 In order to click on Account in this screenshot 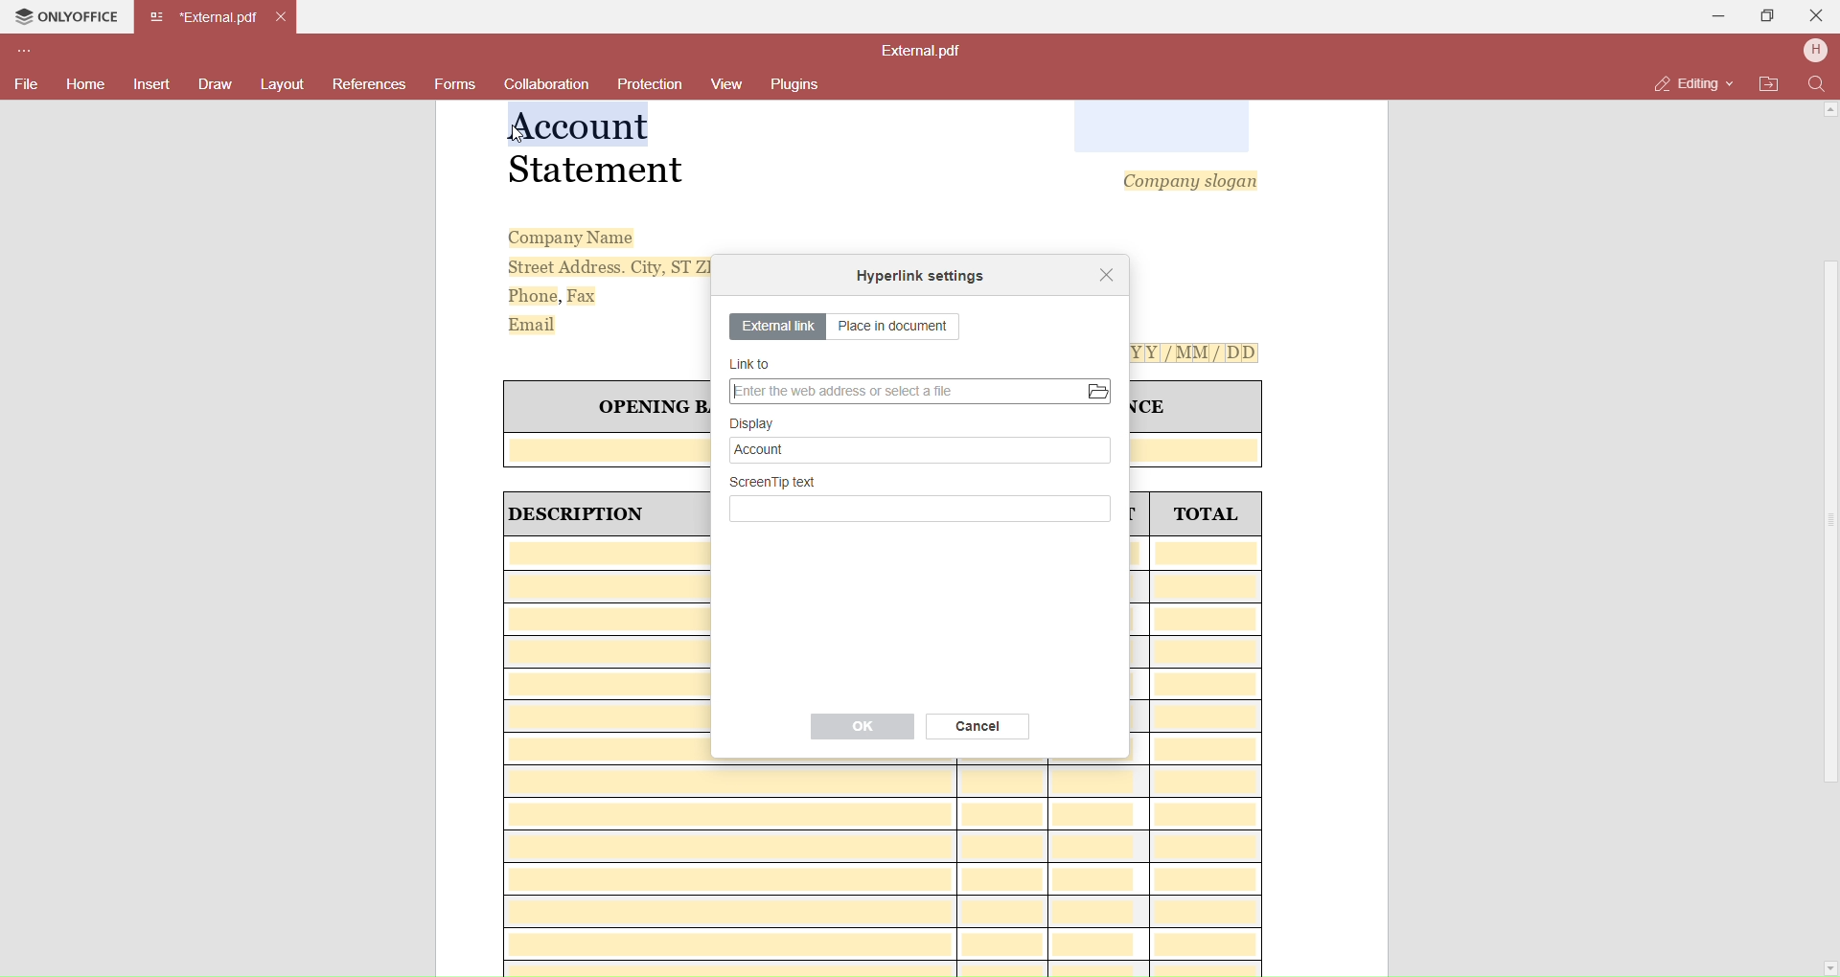, I will do `click(919, 449)`.